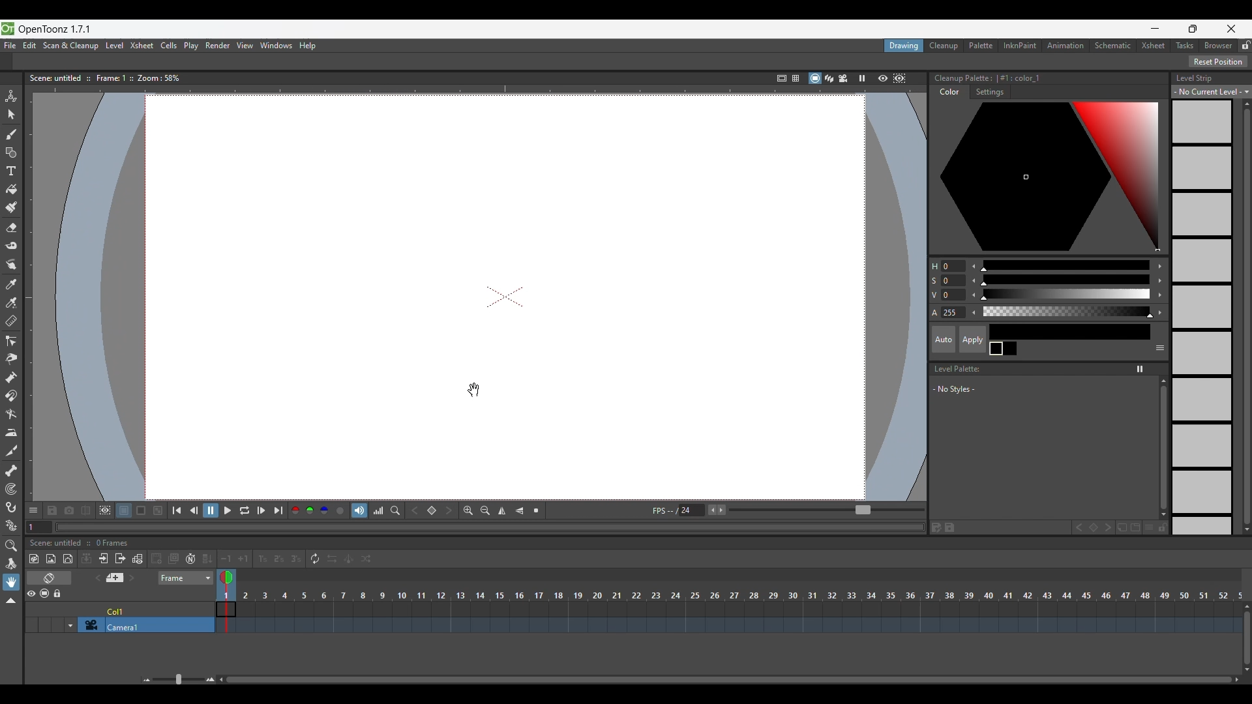 The image size is (1252, 704). Describe the element at coordinates (11, 264) in the screenshot. I see `Finger tool` at that location.